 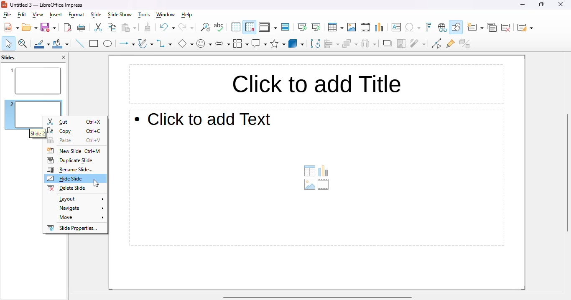 What do you see at coordinates (30, 28) in the screenshot?
I see `open` at bounding box center [30, 28].